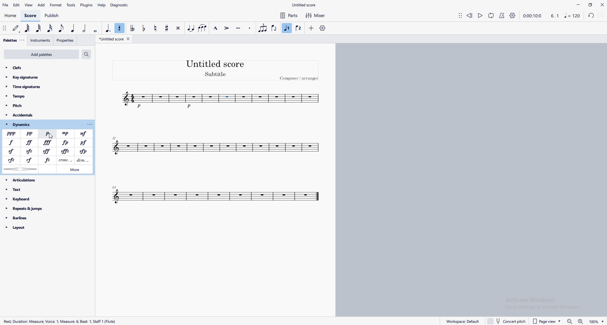 This screenshot has width=607, height=325. Describe the element at coordinates (591, 4) in the screenshot. I see `maximize` at that location.